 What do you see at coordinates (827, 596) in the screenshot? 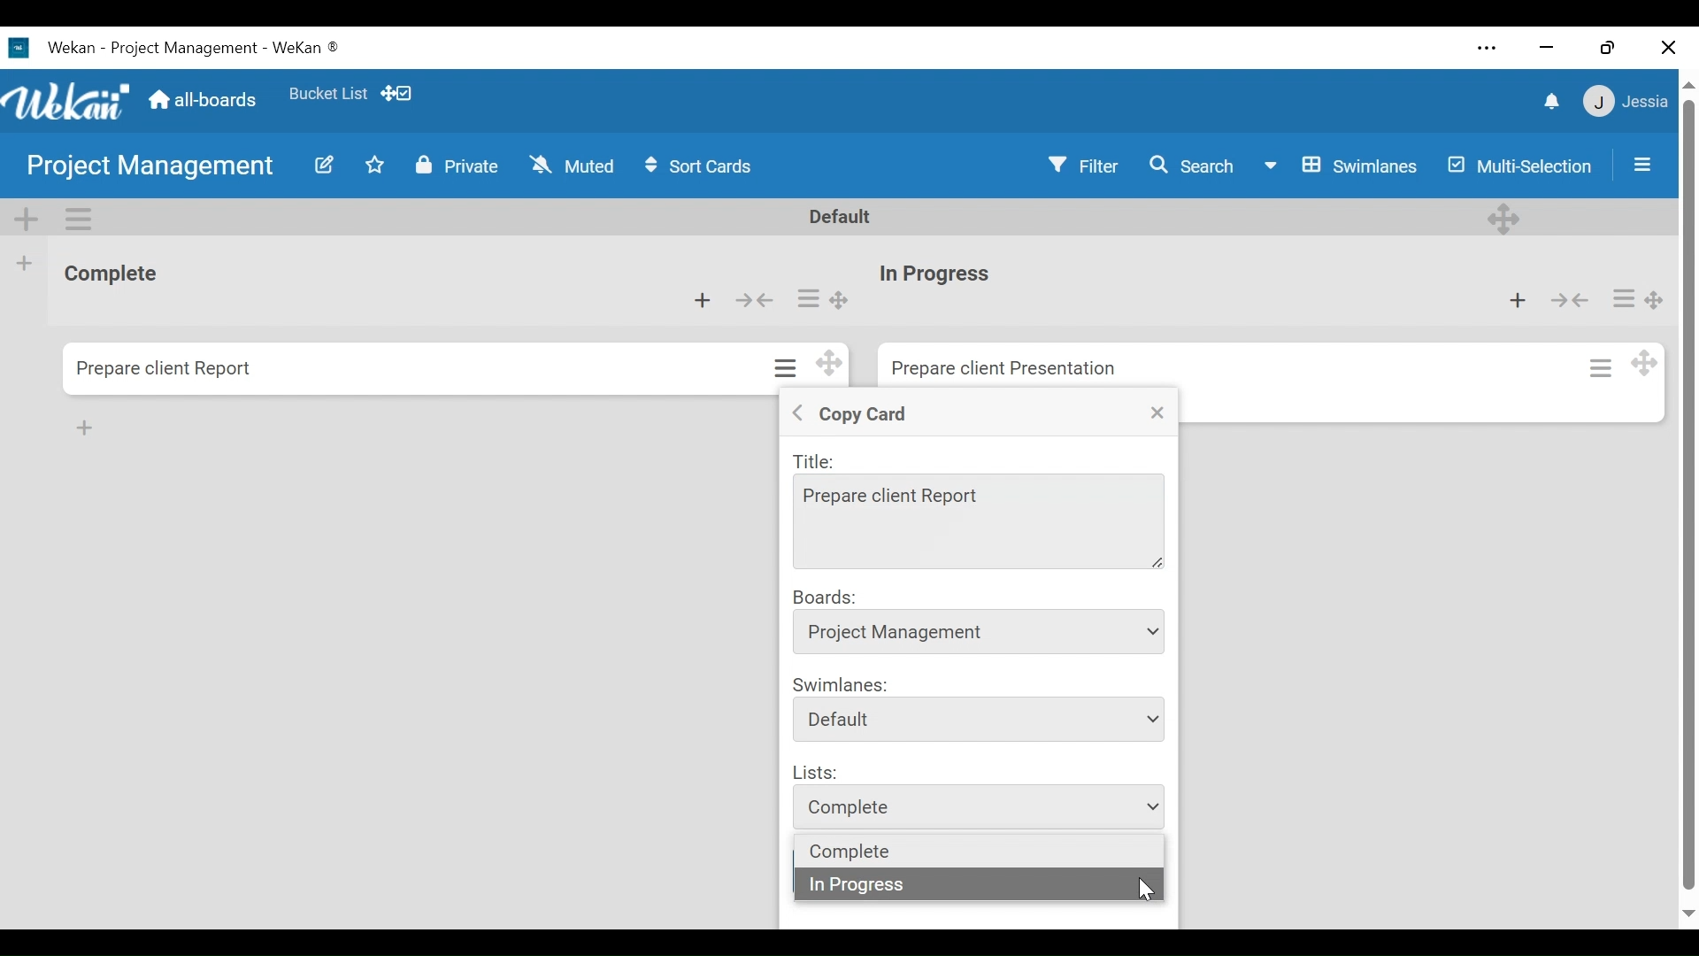
I see `Boards` at bounding box center [827, 596].